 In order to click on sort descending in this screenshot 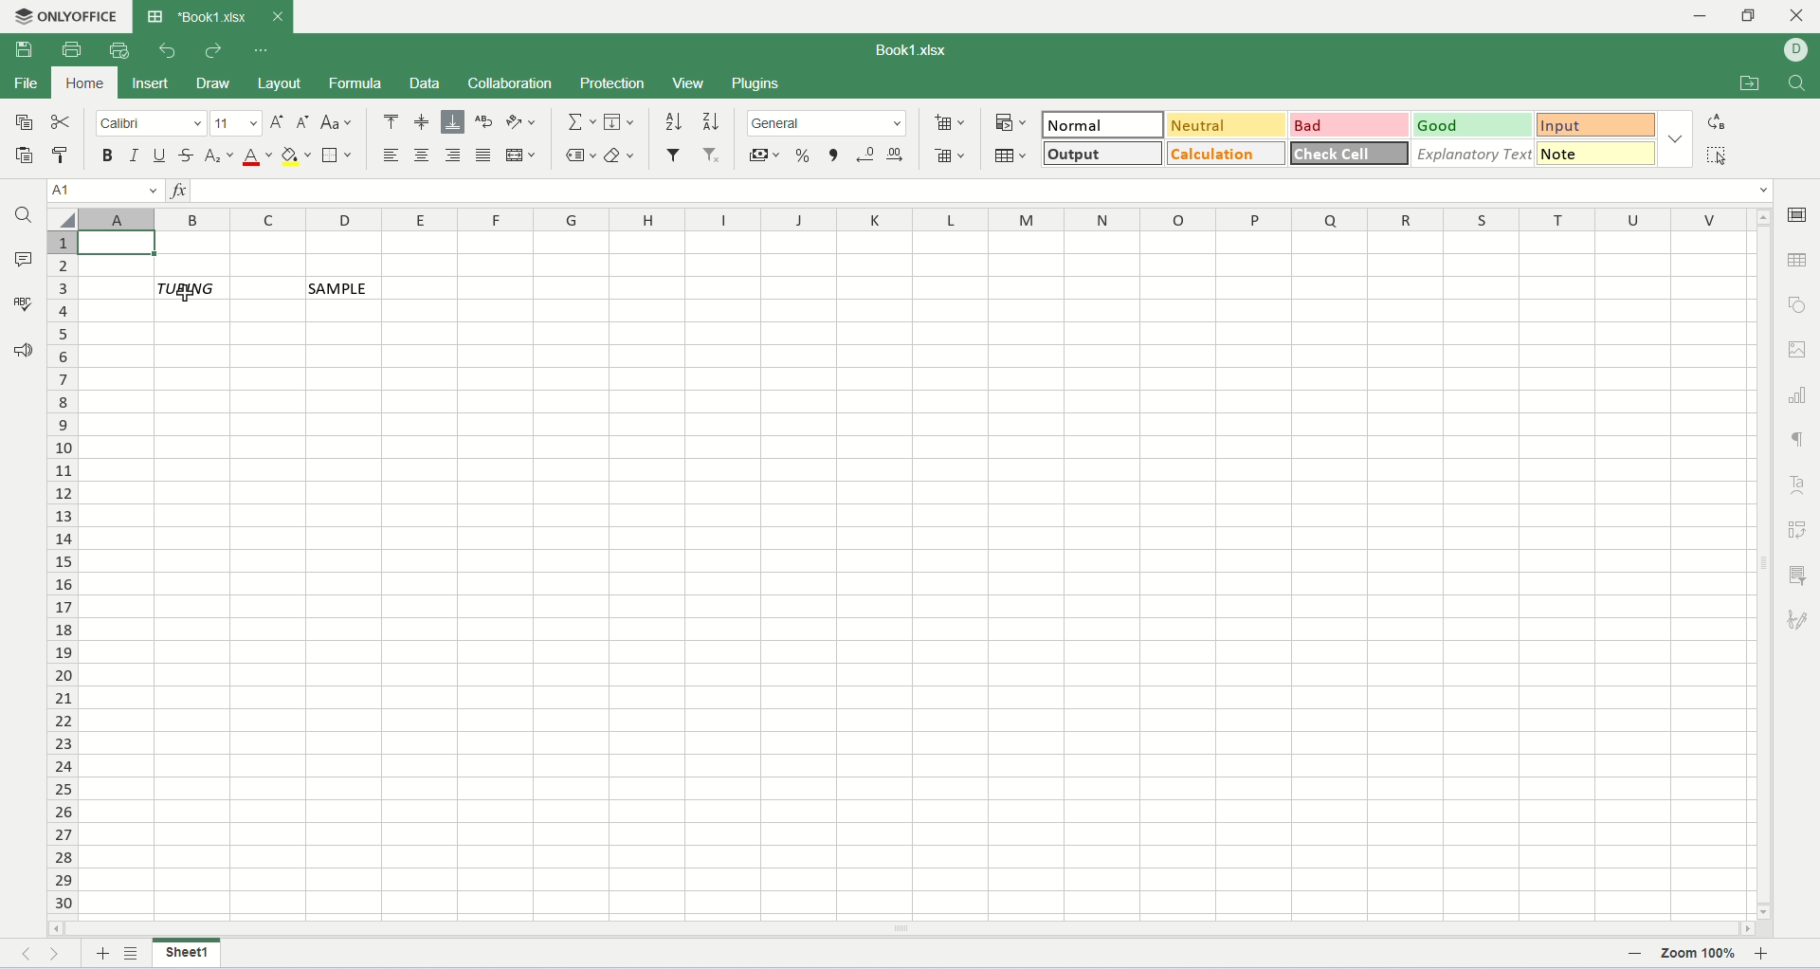, I will do `click(708, 124)`.